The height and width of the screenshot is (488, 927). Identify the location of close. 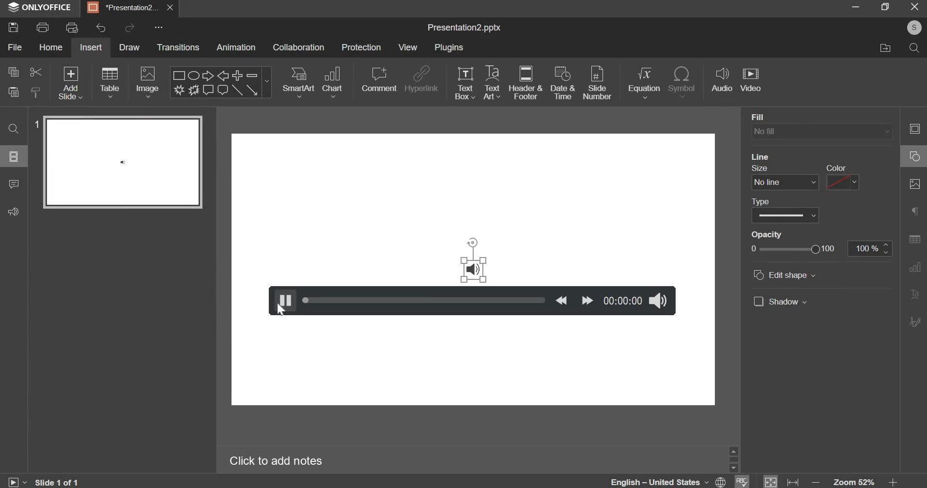
(170, 8).